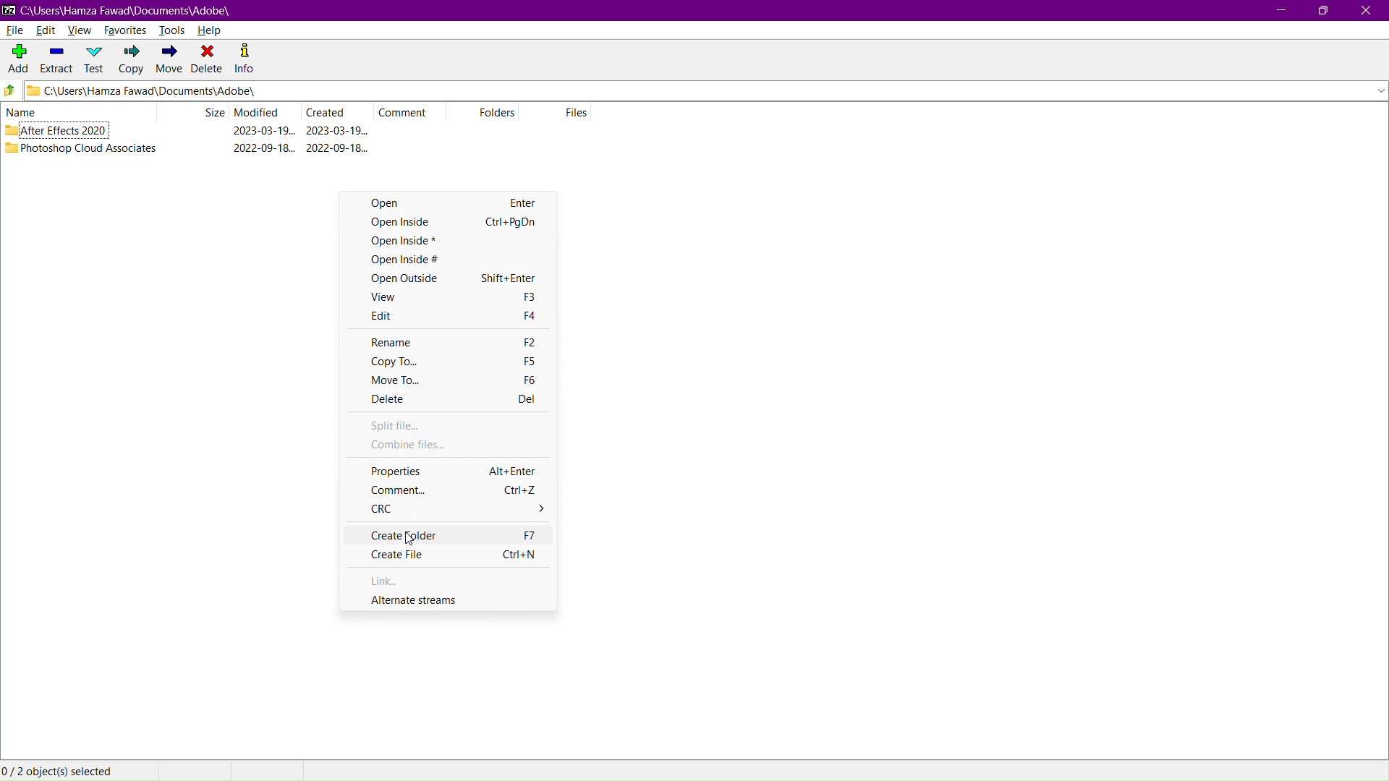  What do you see at coordinates (62, 770) in the screenshot?
I see `Objects selected` at bounding box center [62, 770].